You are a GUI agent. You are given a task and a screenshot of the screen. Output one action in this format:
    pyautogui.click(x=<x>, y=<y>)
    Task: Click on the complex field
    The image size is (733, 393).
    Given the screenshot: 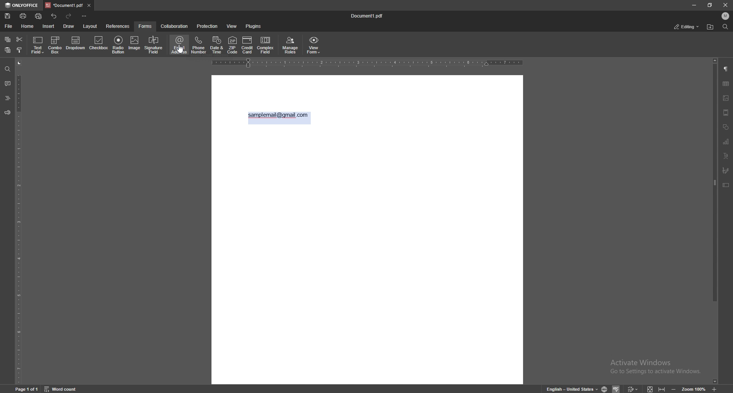 What is the action you would take?
    pyautogui.click(x=266, y=45)
    